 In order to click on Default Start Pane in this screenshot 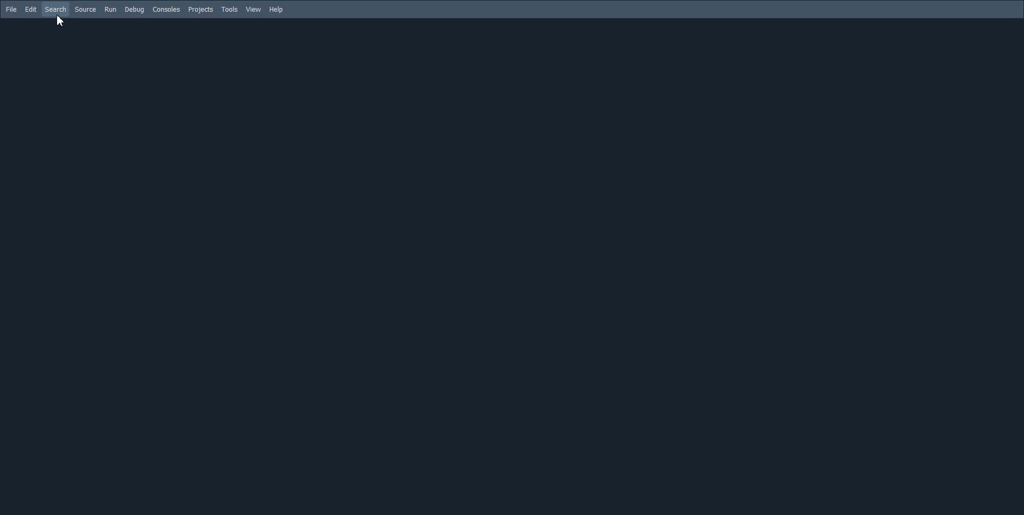, I will do `click(510, 265)`.